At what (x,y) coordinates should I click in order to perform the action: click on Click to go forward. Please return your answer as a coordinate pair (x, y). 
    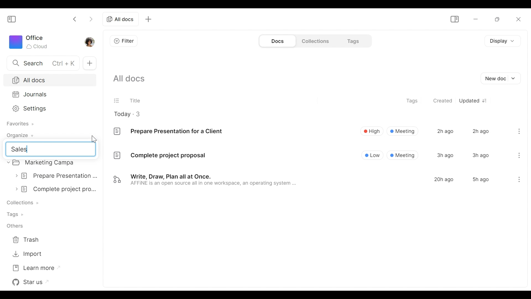
    Looking at the image, I should click on (89, 19).